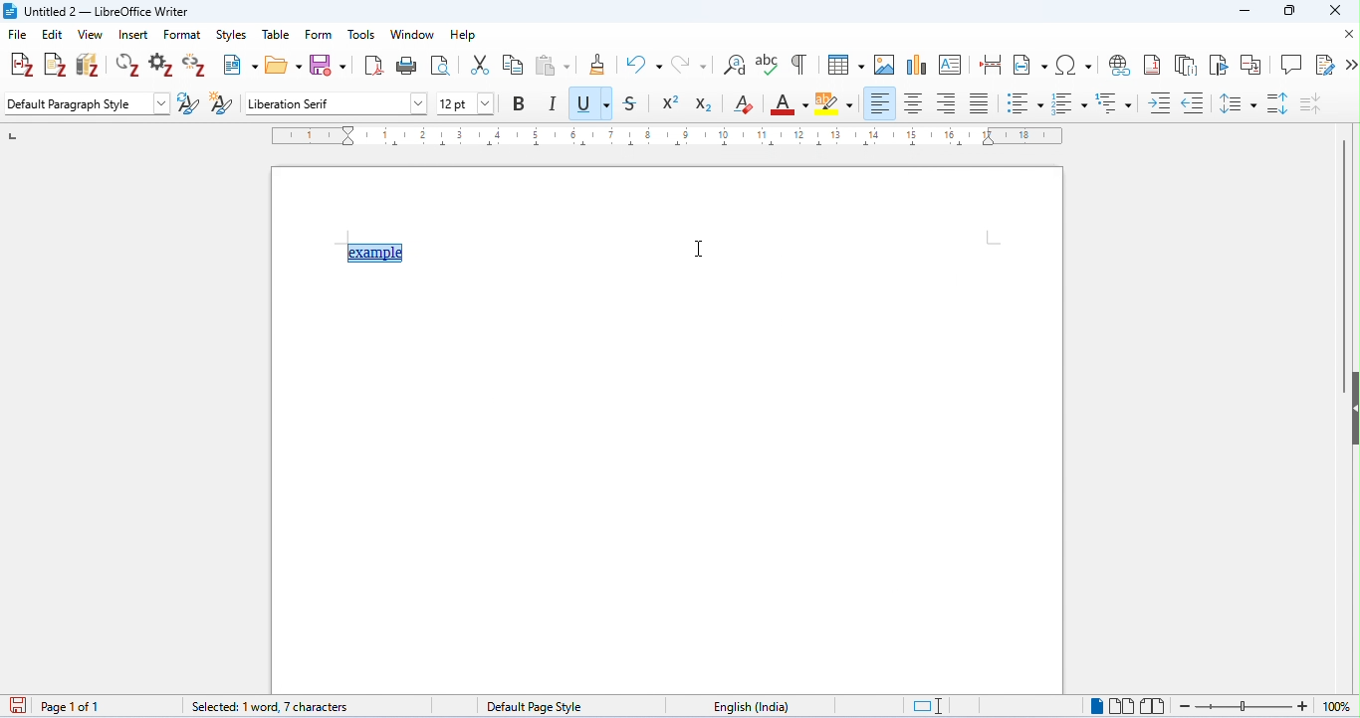 Image resolution: width=1360 pixels, height=718 pixels. What do you see at coordinates (412, 35) in the screenshot?
I see `window` at bounding box center [412, 35].